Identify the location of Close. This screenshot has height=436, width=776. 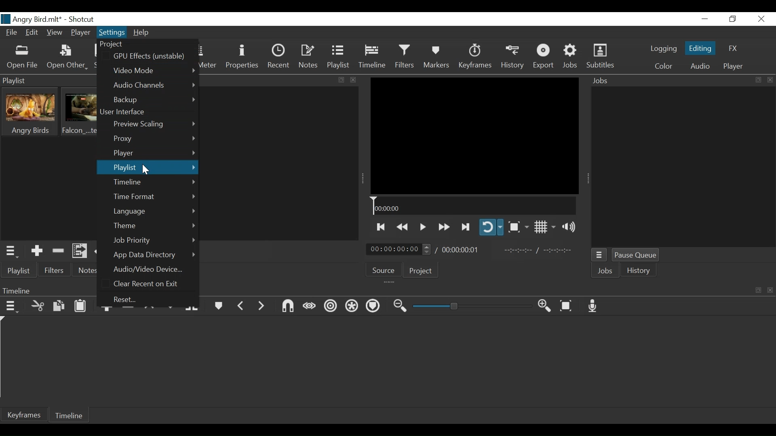
(762, 19).